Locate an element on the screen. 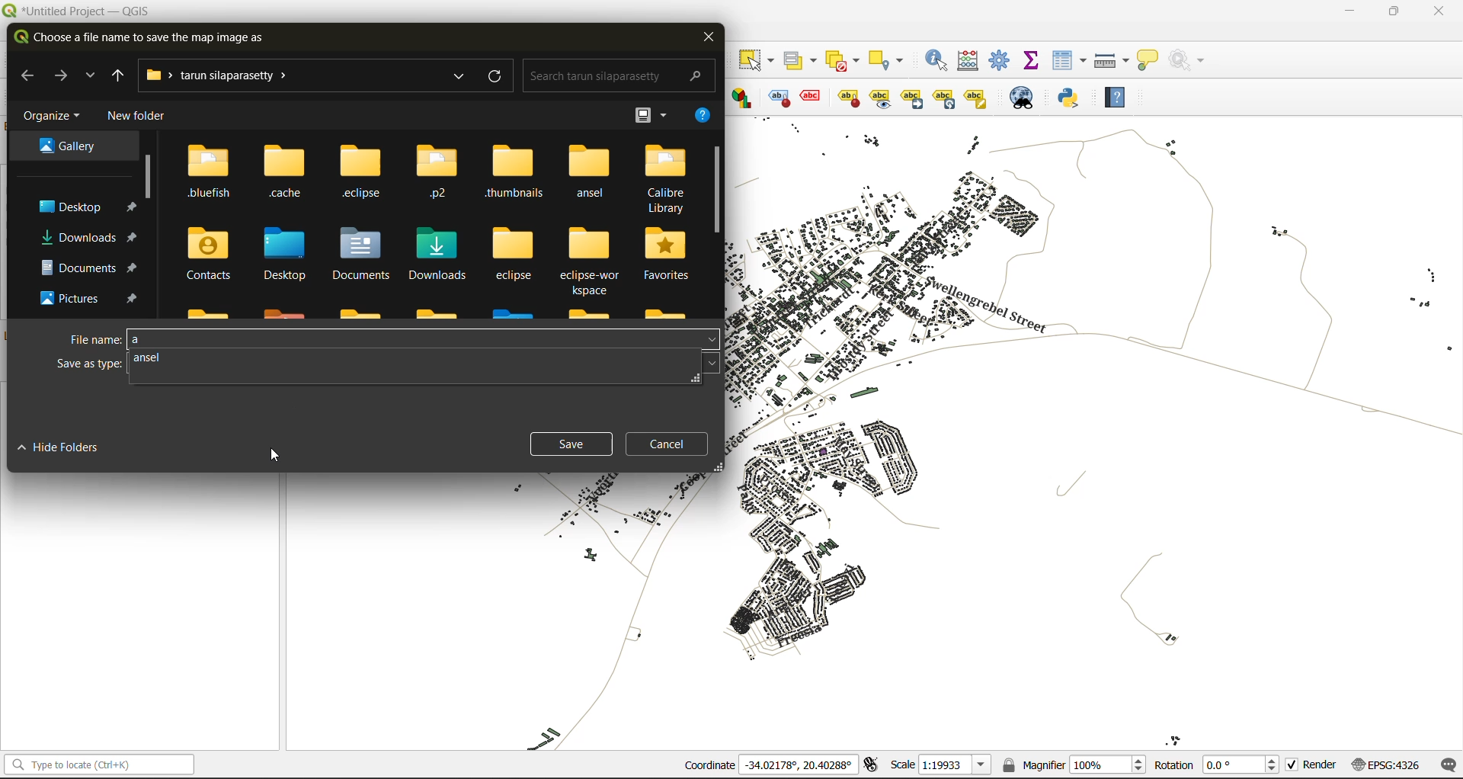  explore is located at coordinates (457, 77).